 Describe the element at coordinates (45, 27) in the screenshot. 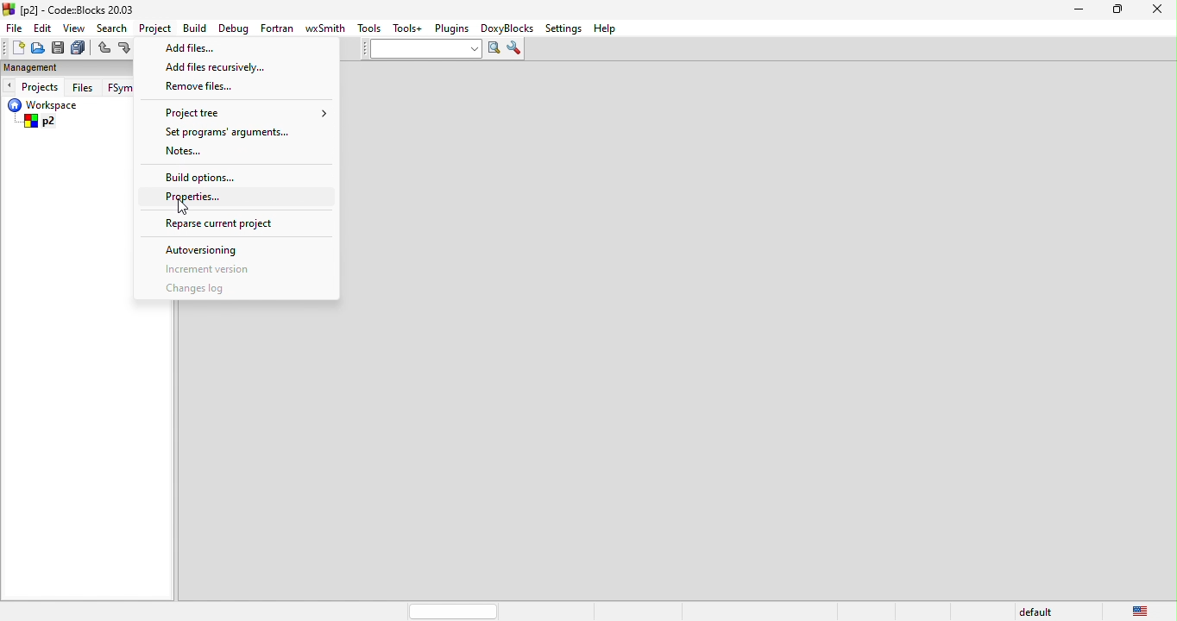

I see `edit` at that location.